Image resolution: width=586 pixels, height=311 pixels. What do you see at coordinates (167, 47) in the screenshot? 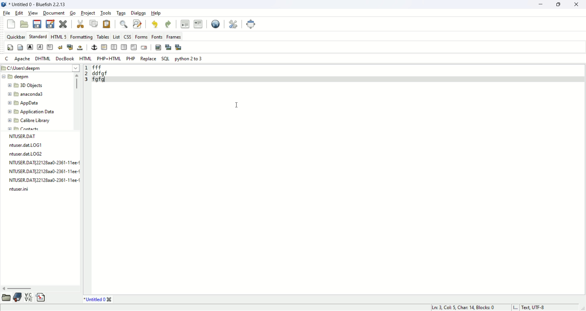
I see `insert thumbnail` at bounding box center [167, 47].